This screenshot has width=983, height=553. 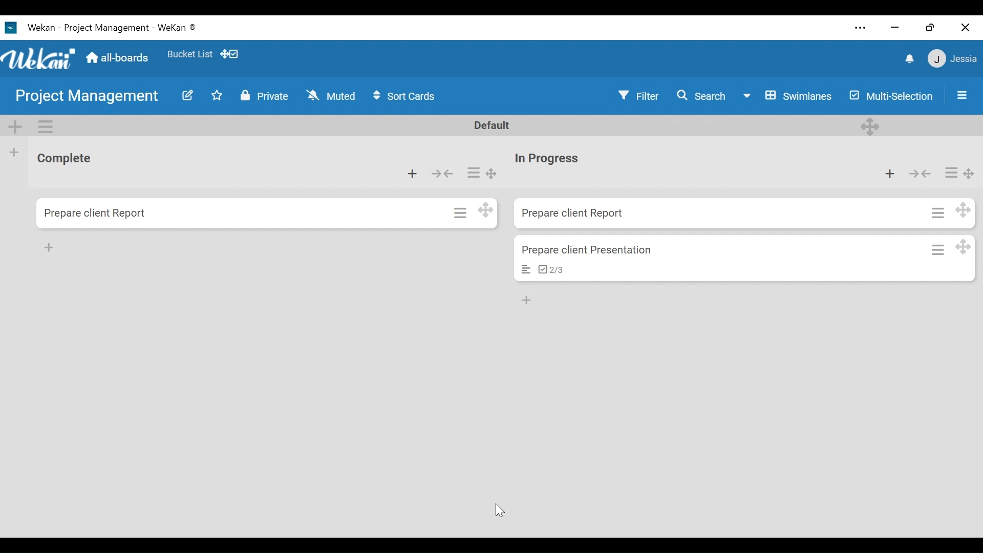 I want to click on Sort Cards, so click(x=404, y=96).